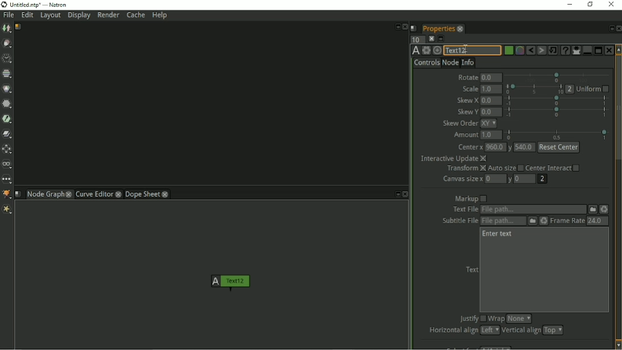  Describe the element at coordinates (542, 179) in the screenshot. I see `2` at that location.